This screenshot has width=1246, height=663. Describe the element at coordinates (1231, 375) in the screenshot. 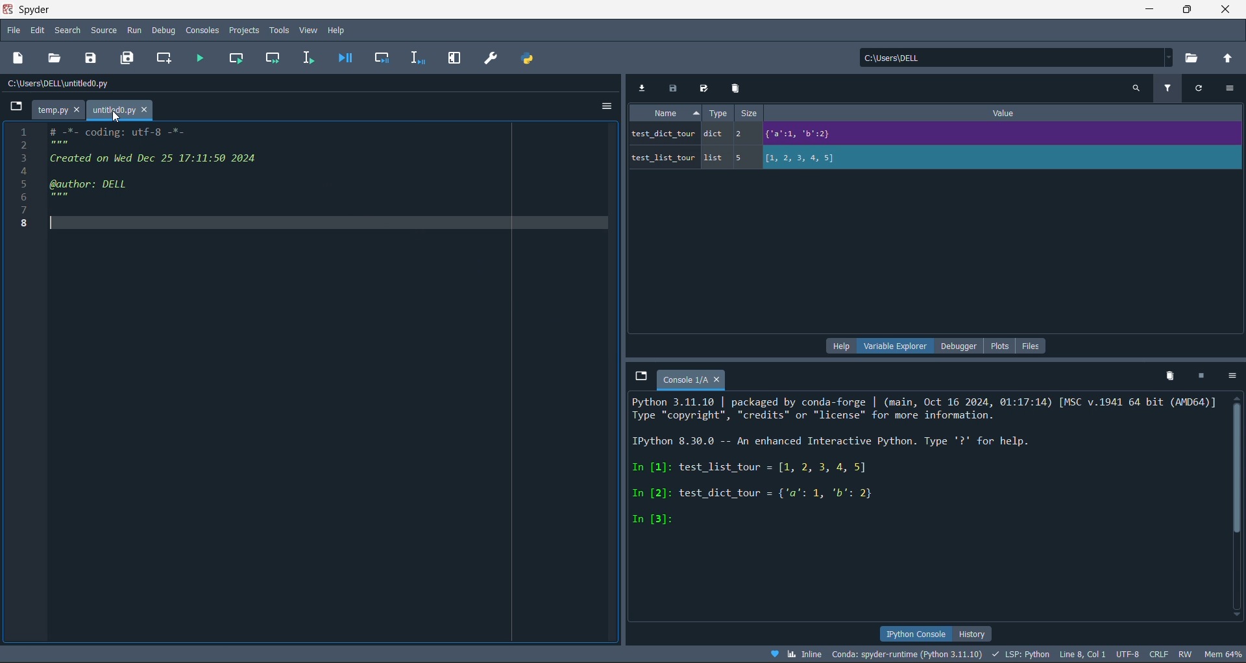

I see `options` at that location.